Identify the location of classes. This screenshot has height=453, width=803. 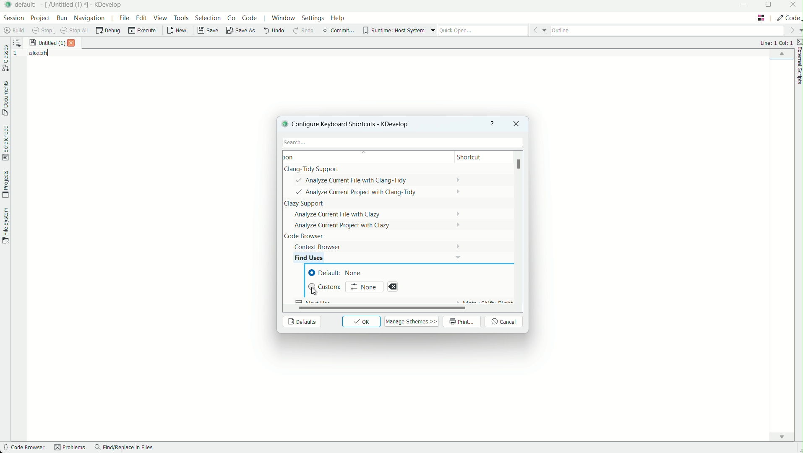
(5, 59).